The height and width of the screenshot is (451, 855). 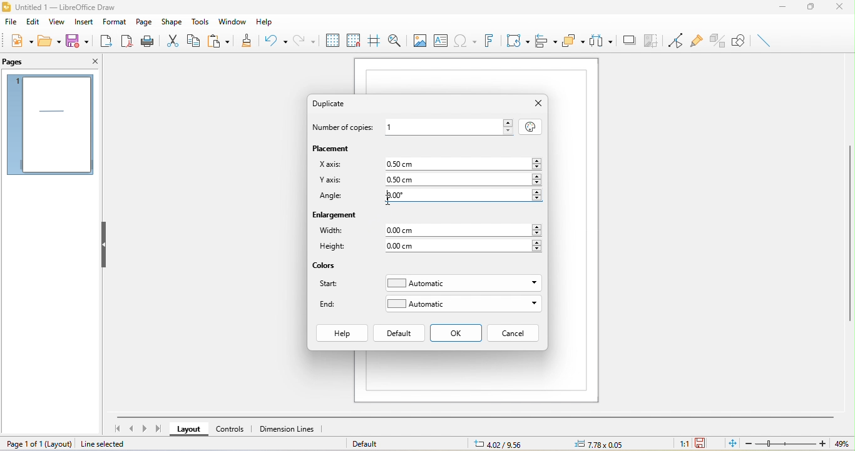 What do you see at coordinates (680, 444) in the screenshot?
I see `1:1` at bounding box center [680, 444].